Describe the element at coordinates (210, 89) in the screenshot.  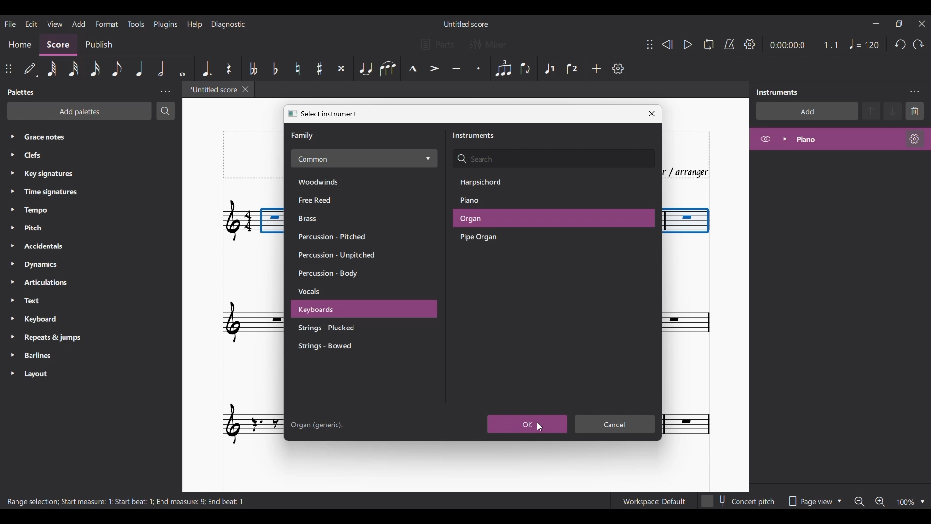
I see `Current tab` at that location.